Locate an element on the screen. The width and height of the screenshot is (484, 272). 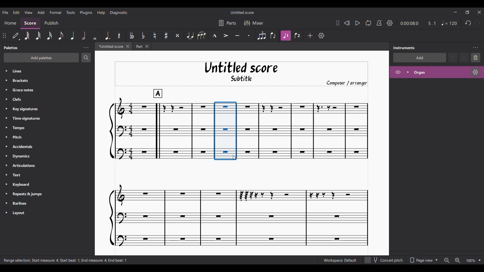
View menu is located at coordinates (28, 12).